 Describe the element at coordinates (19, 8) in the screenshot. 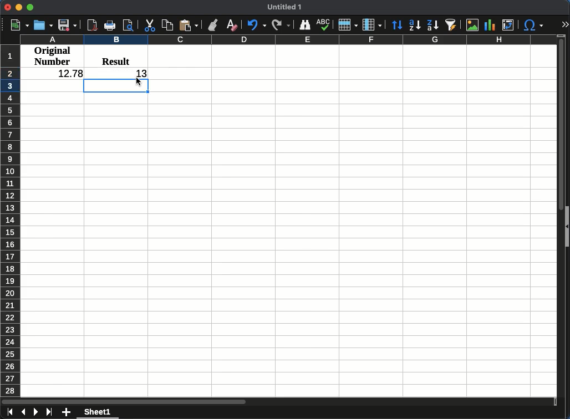

I see `Minimize` at that location.